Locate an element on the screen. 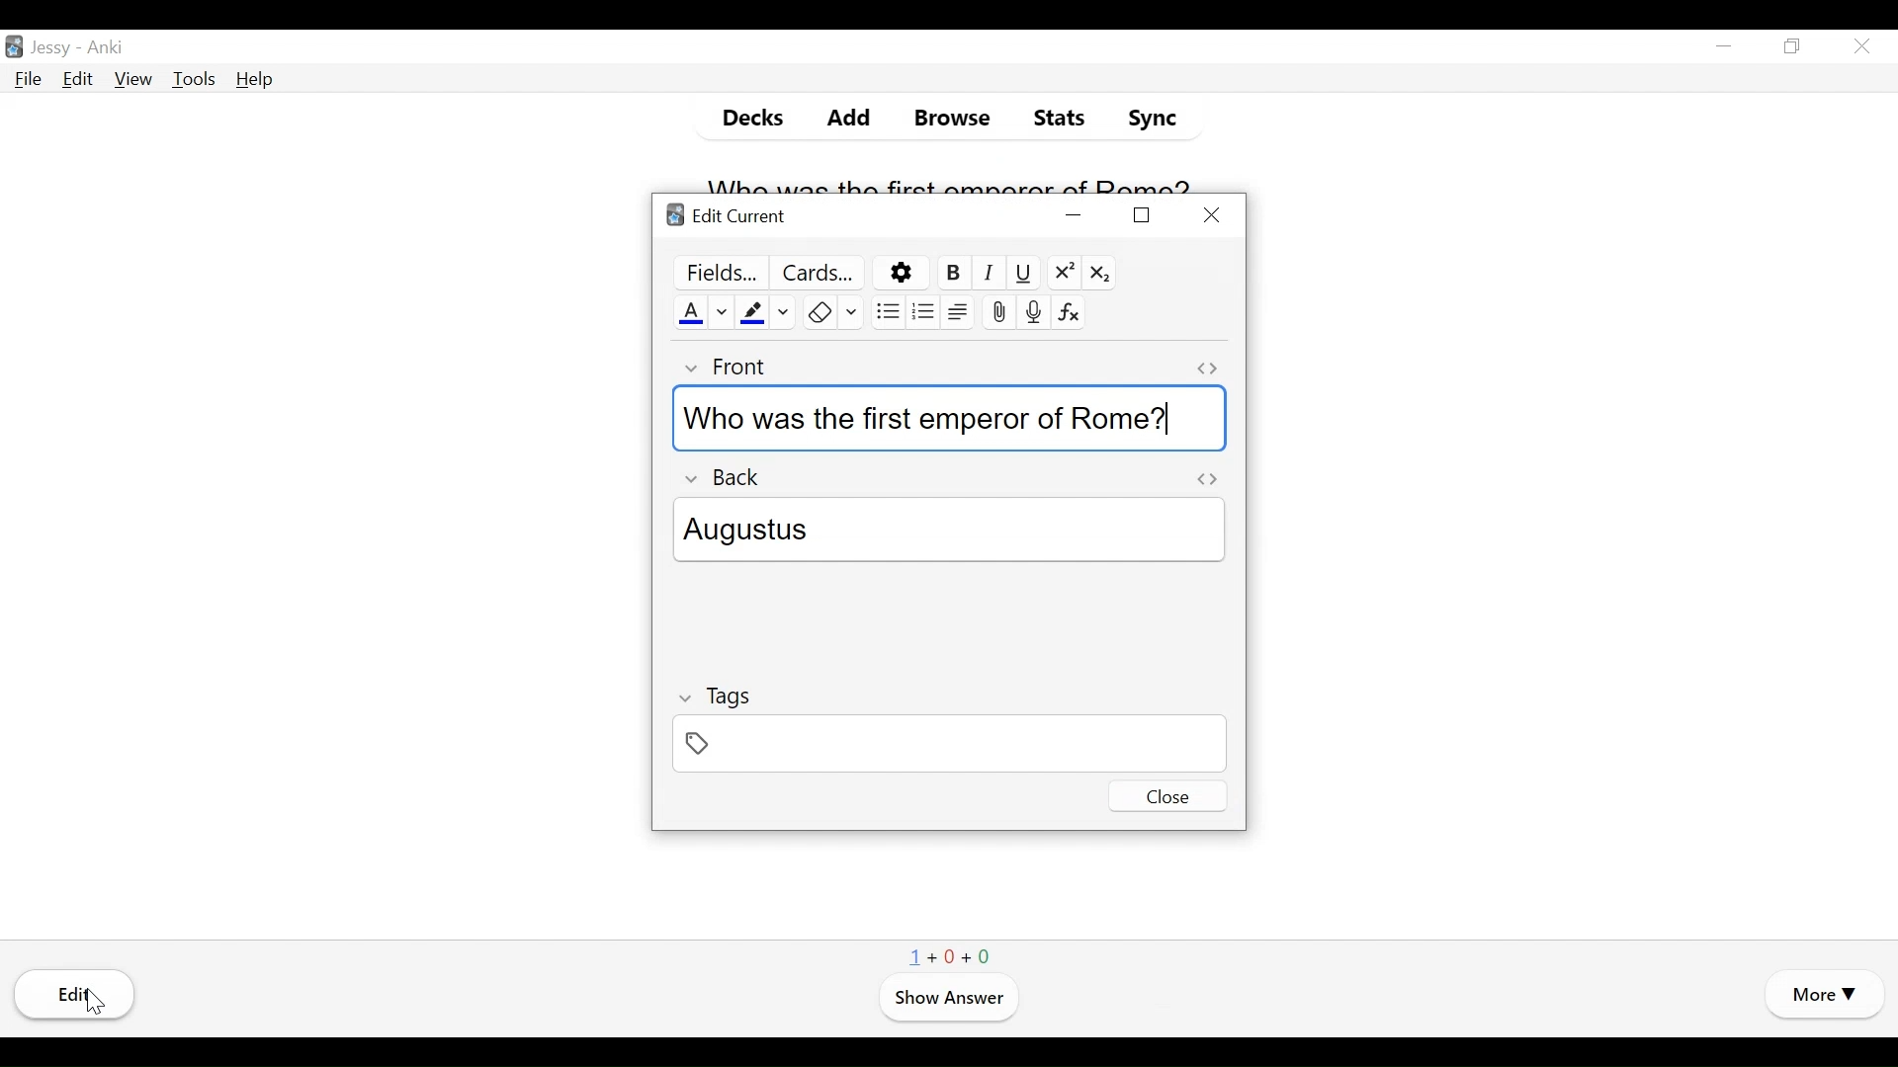 Image resolution: width=1898 pixels, height=1067 pixels. Italics is located at coordinates (989, 273).